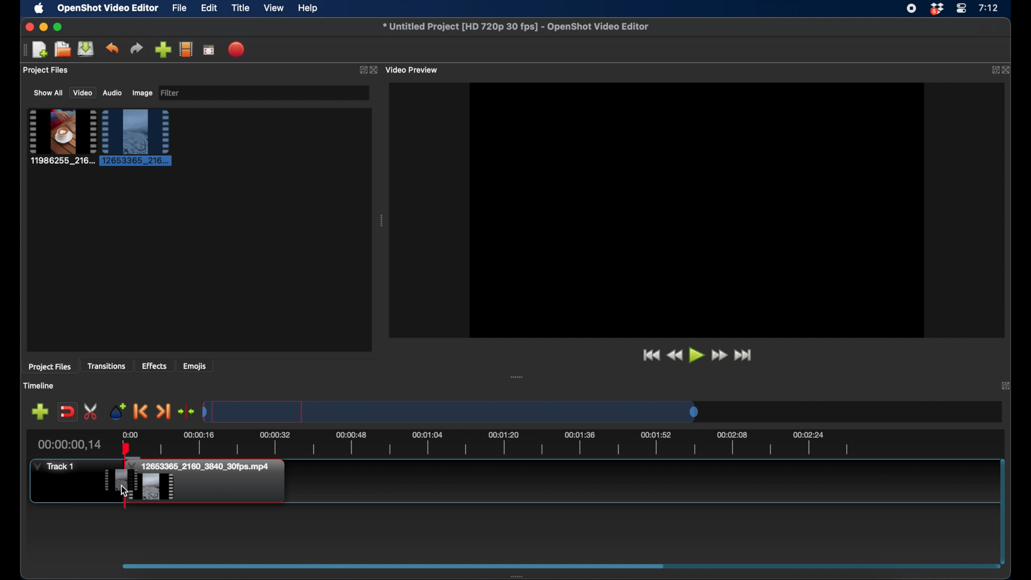 The height and width of the screenshot is (580, 1031). What do you see at coordinates (46, 70) in the screenshot?
I see `project files` at bounding box center [46, 70].